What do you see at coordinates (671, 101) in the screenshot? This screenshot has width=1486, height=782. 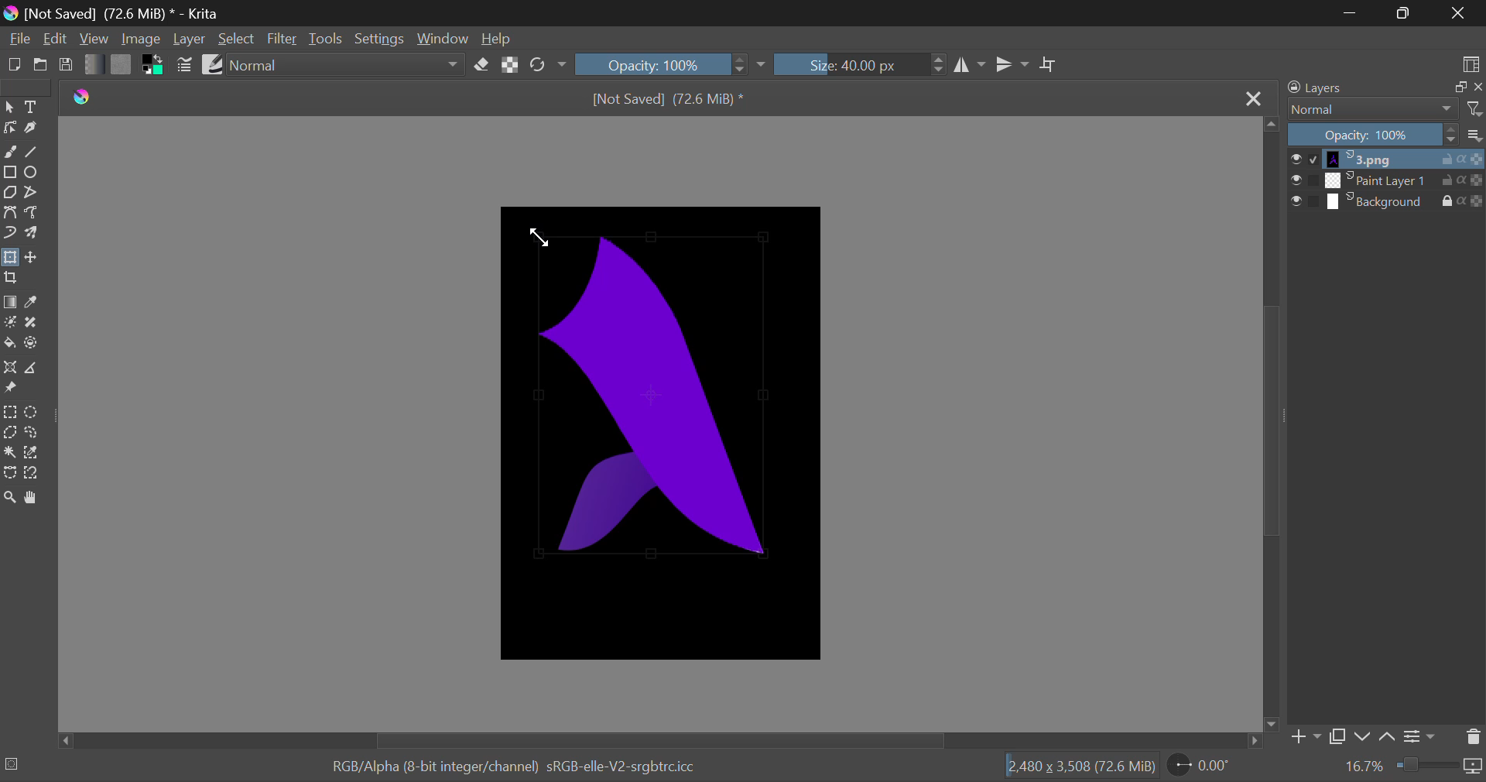 I see `[Not Saved] (71.4 MiB) *` at bounding box center [671, 101].